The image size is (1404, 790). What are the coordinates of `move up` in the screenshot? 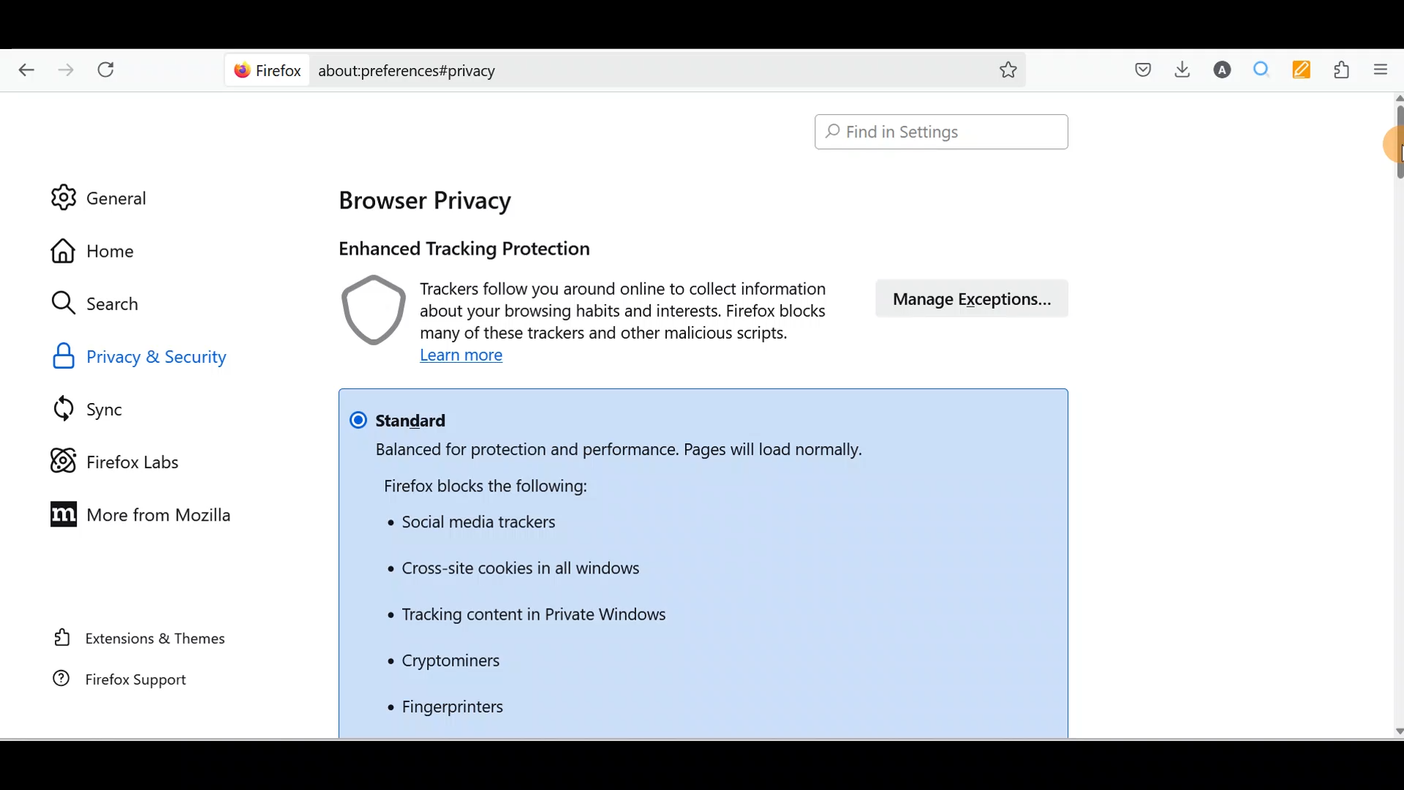 It's located at (1395, 97).